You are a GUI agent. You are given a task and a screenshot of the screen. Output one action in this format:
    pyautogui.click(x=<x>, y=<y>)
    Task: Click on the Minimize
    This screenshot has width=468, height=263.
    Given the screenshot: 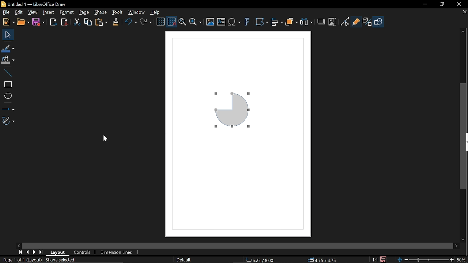 What is the action you would take?
    pyautogui.click(x=425, y=4)
    